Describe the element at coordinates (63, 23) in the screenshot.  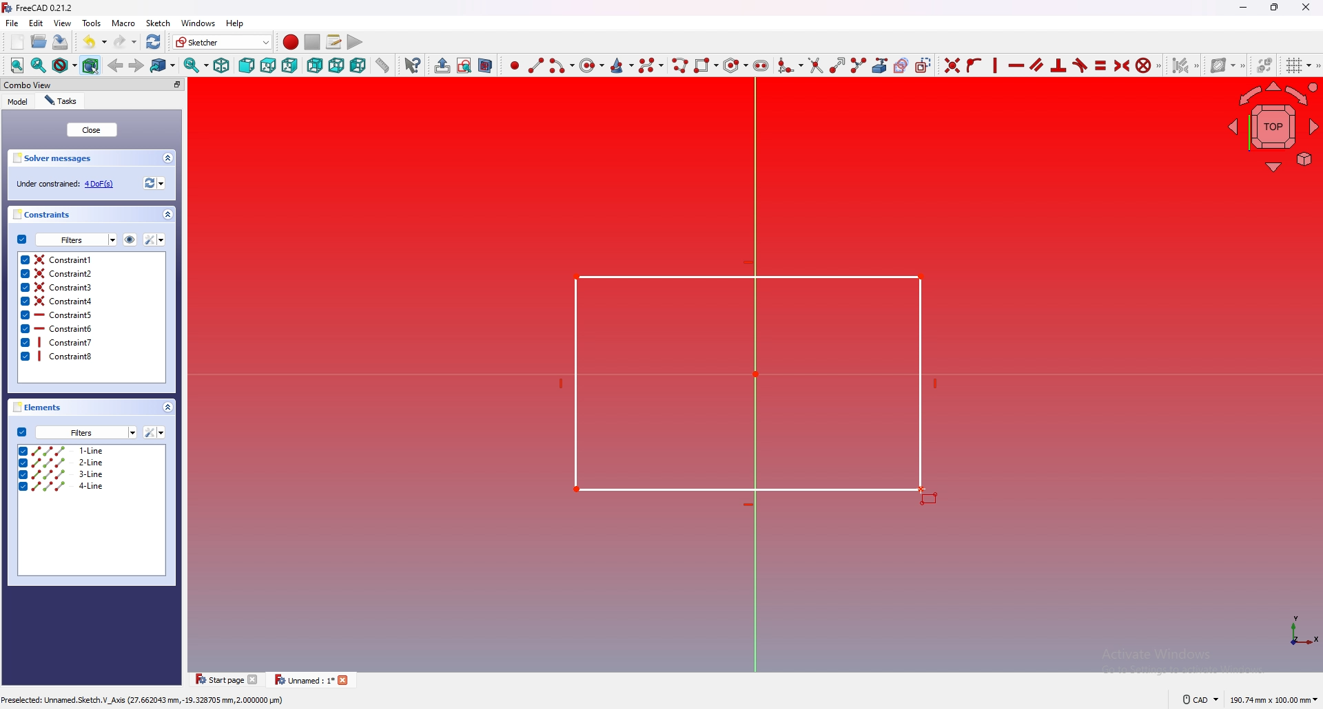
I see `view` at that location.